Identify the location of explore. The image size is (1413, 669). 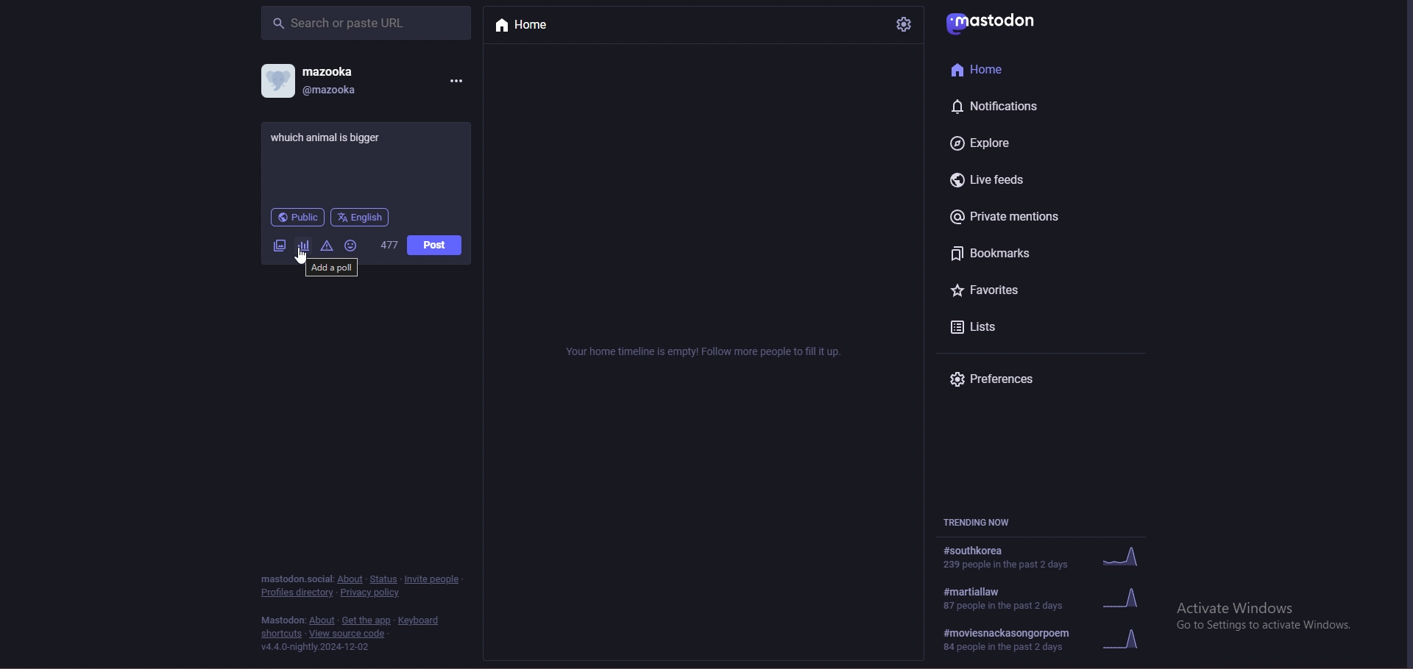
(1002, 142).